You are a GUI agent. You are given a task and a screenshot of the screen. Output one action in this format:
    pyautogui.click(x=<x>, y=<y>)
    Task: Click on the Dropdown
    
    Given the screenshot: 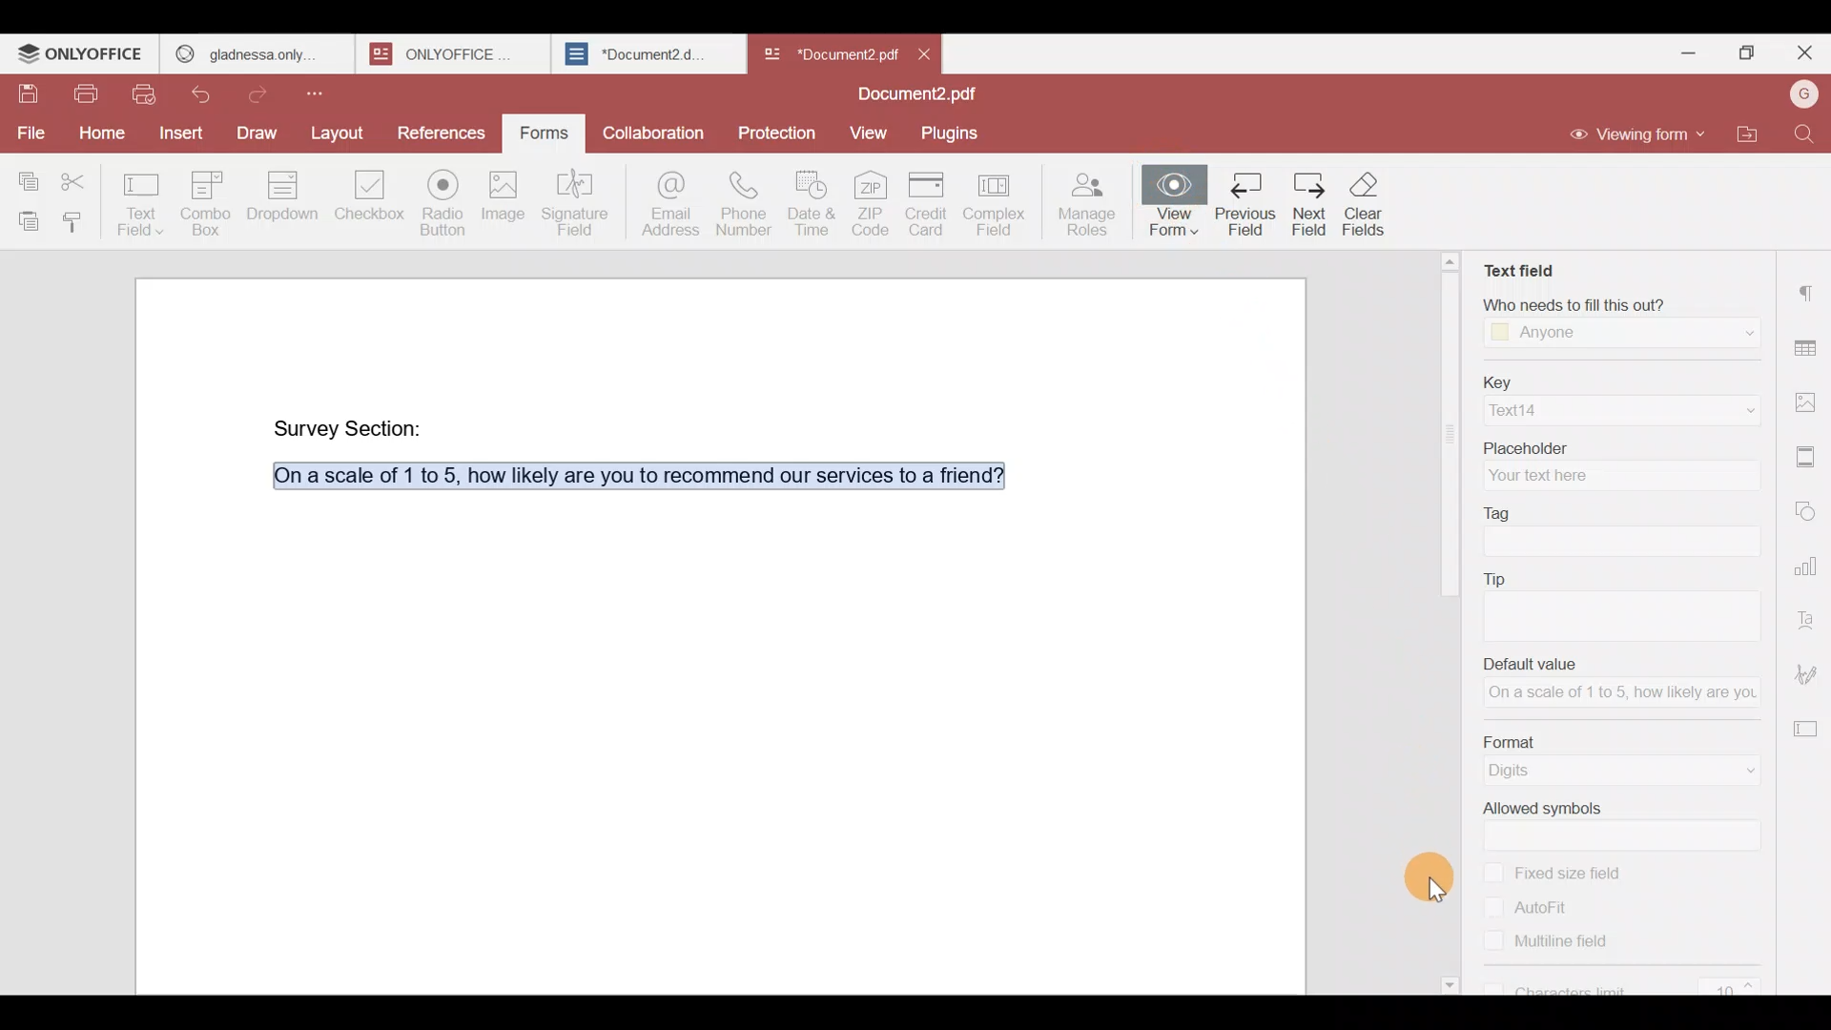 What is the action you would take?
    pyautogui.click(x=278, y=199)
    